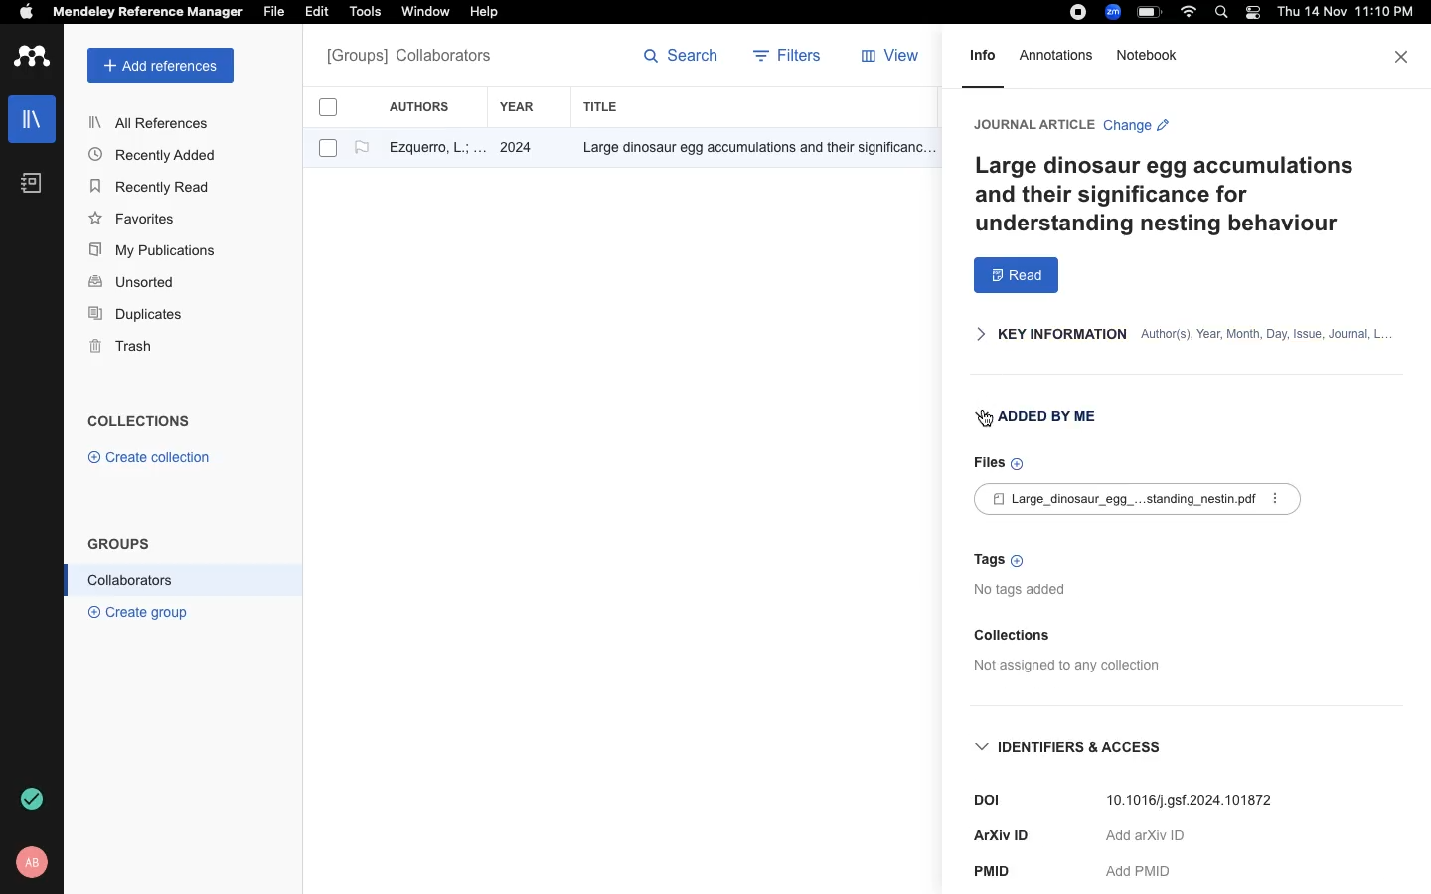  What do you see at coordinates (427, 14) in the screenshot?
I see `‘Window` at bounding box center [427, 14].